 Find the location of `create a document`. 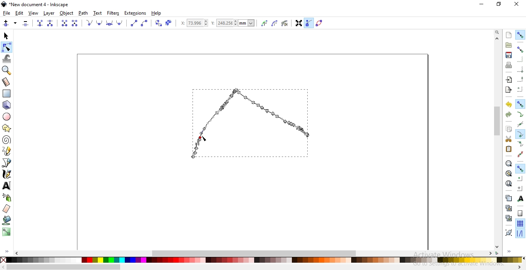

create a document is located at coordinates (509, 35).